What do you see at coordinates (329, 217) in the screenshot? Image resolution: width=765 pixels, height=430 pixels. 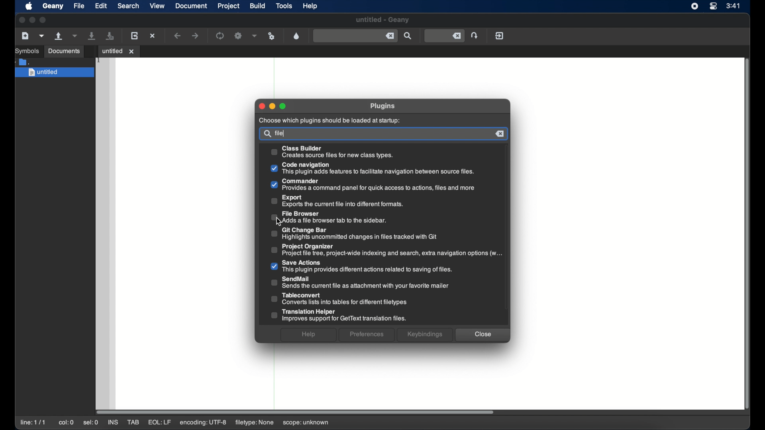 I see `file browser` at bounding box center [329, 217].